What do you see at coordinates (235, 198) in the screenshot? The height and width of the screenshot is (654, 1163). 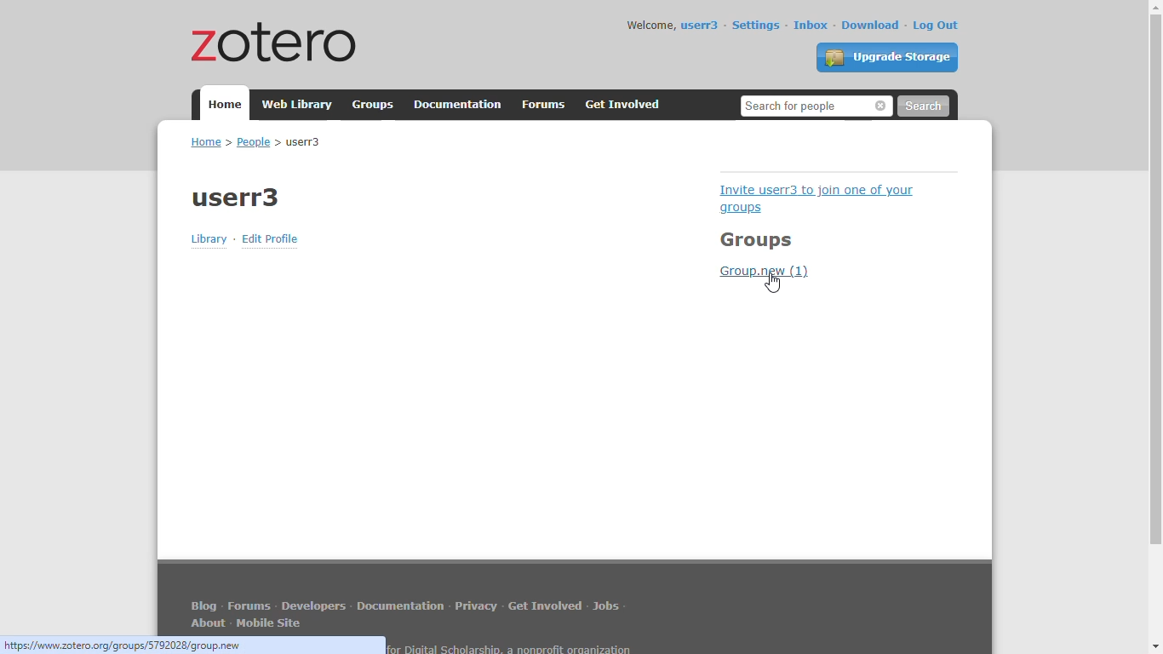 I see `profile name` at bounding box center [235, 198].